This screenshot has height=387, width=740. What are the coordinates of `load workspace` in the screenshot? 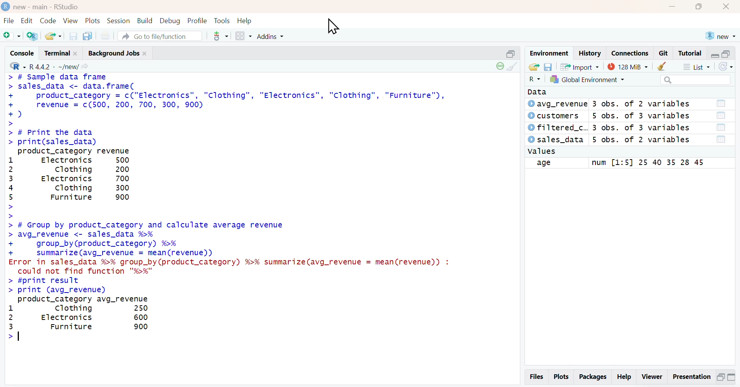 It's located at (534, 67).